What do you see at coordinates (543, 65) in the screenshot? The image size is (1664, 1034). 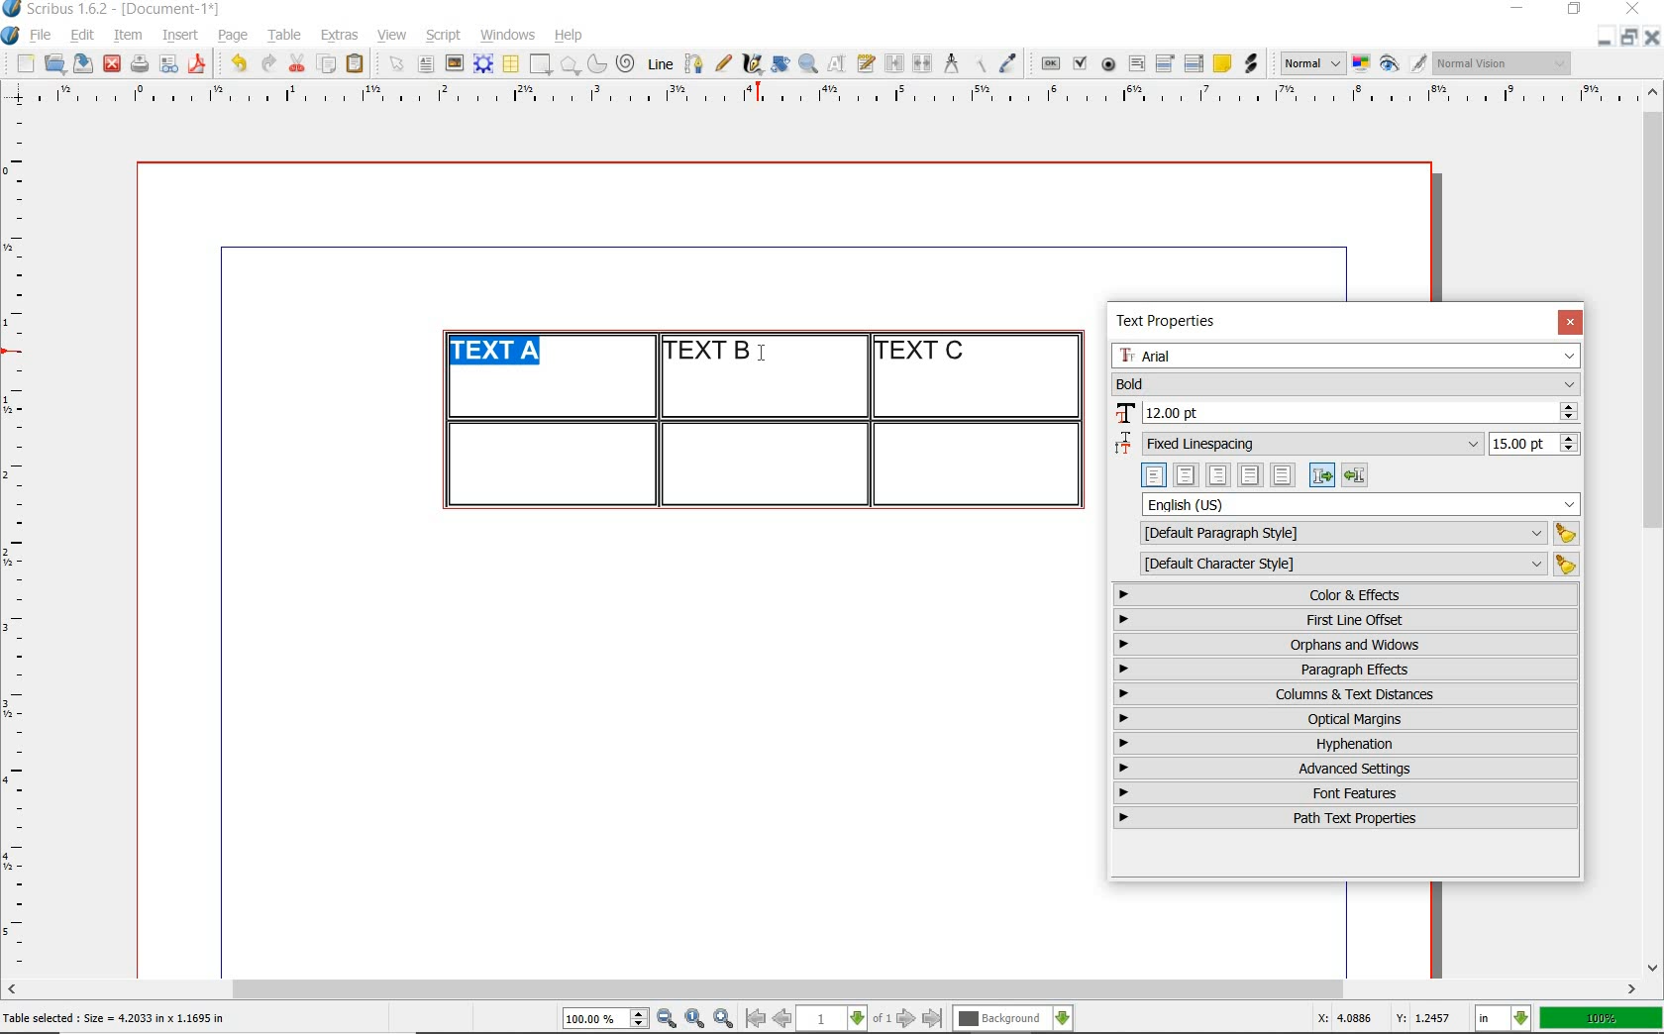 I see `shape` at bounding box center [543, 65].